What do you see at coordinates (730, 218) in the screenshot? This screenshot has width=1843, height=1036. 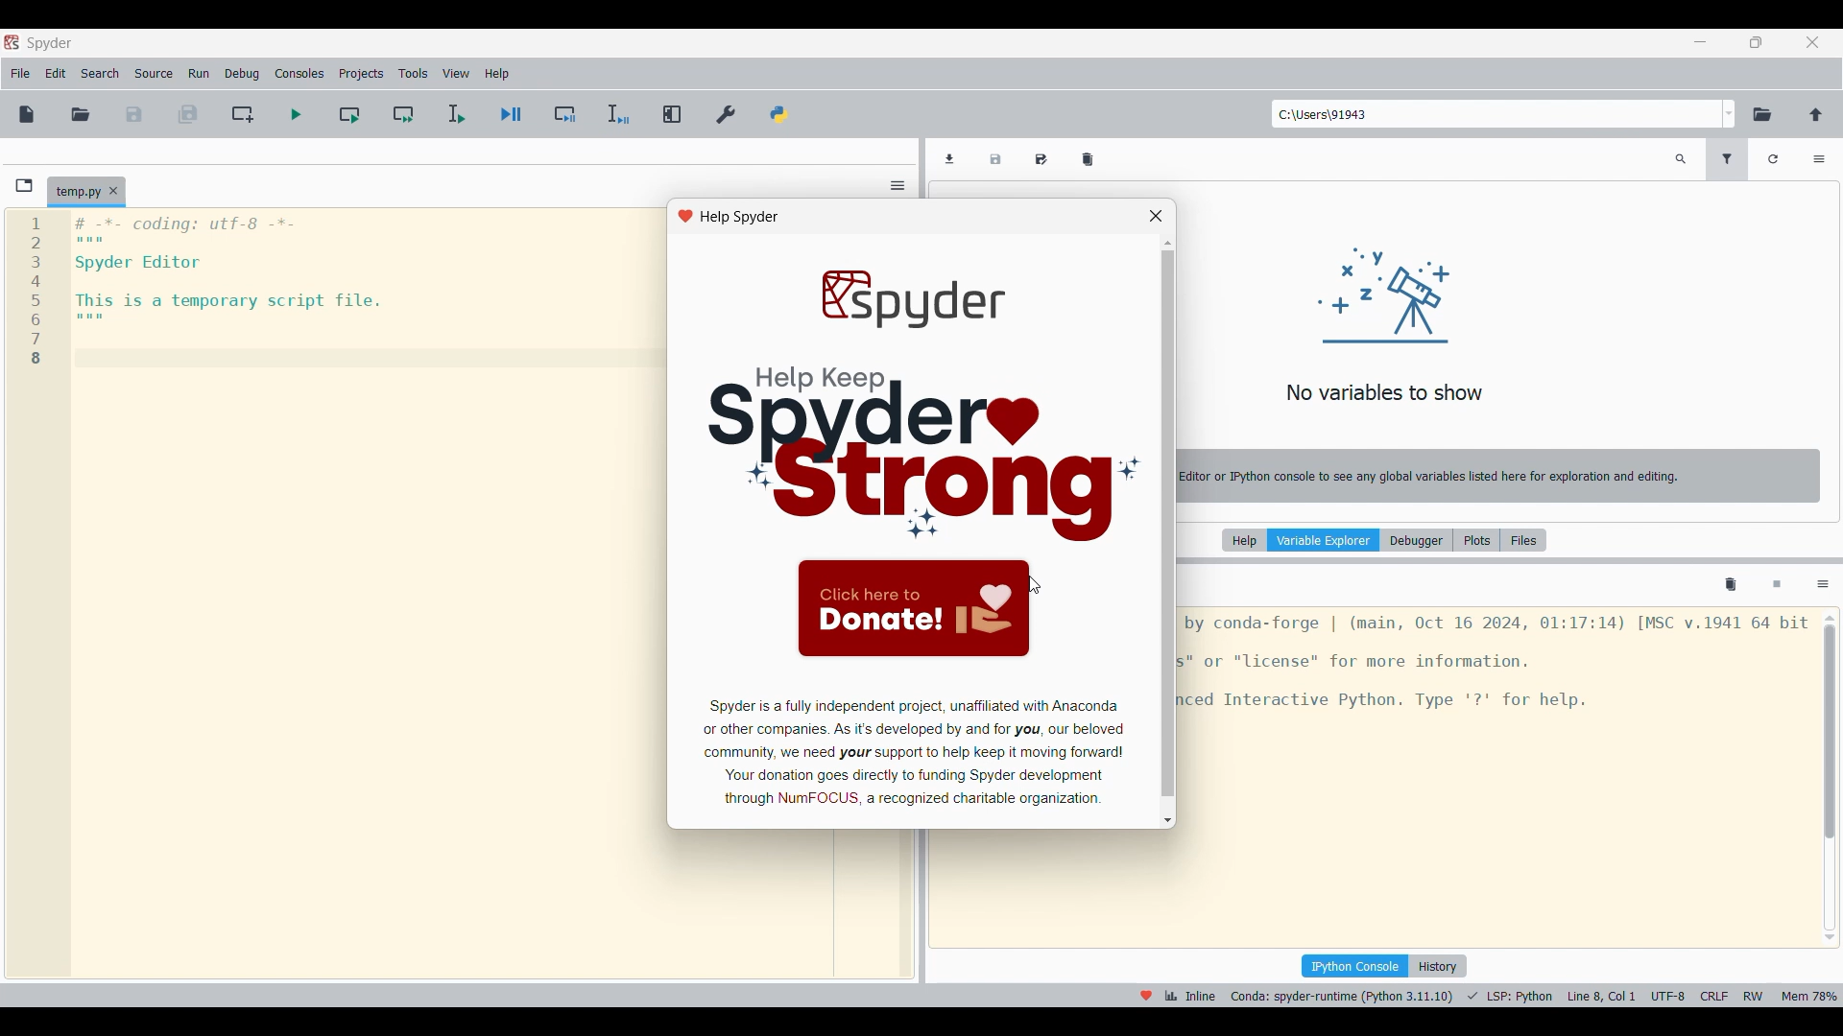 I see `help spyder` at bounding box center [730, 218].